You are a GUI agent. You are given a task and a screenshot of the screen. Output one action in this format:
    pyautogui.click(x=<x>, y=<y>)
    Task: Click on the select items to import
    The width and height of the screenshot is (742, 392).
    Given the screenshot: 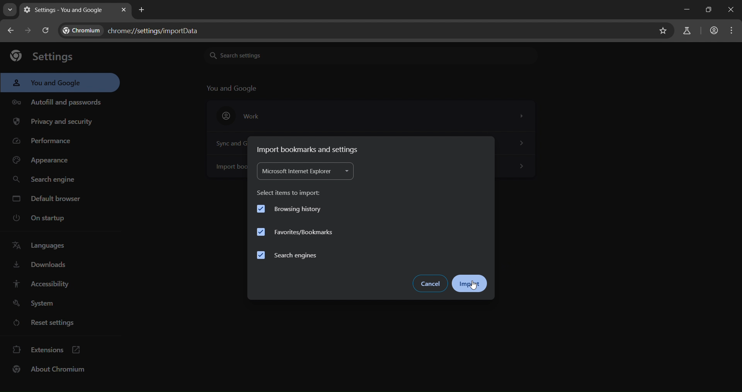 What is the action you would take?
    pyautogui.click(x=291, y=191)
    